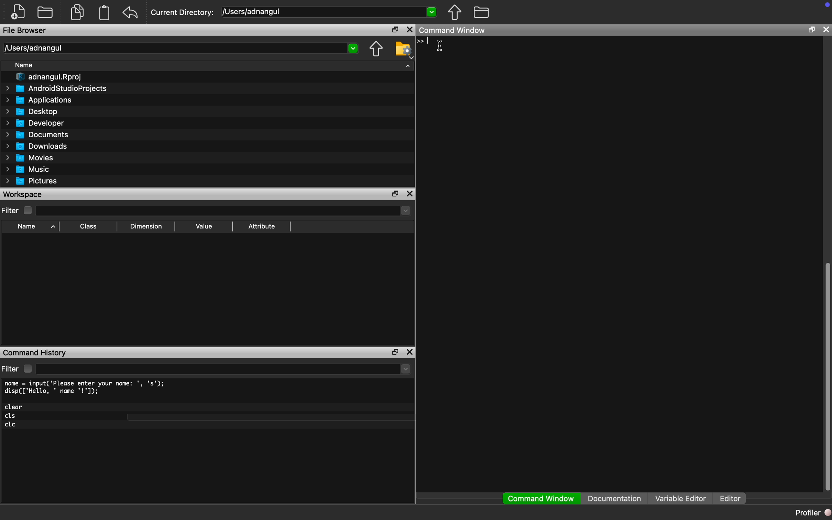 The width and height of the screenshot is (832, 520). I want to click on Dimension, so click(146, 227).